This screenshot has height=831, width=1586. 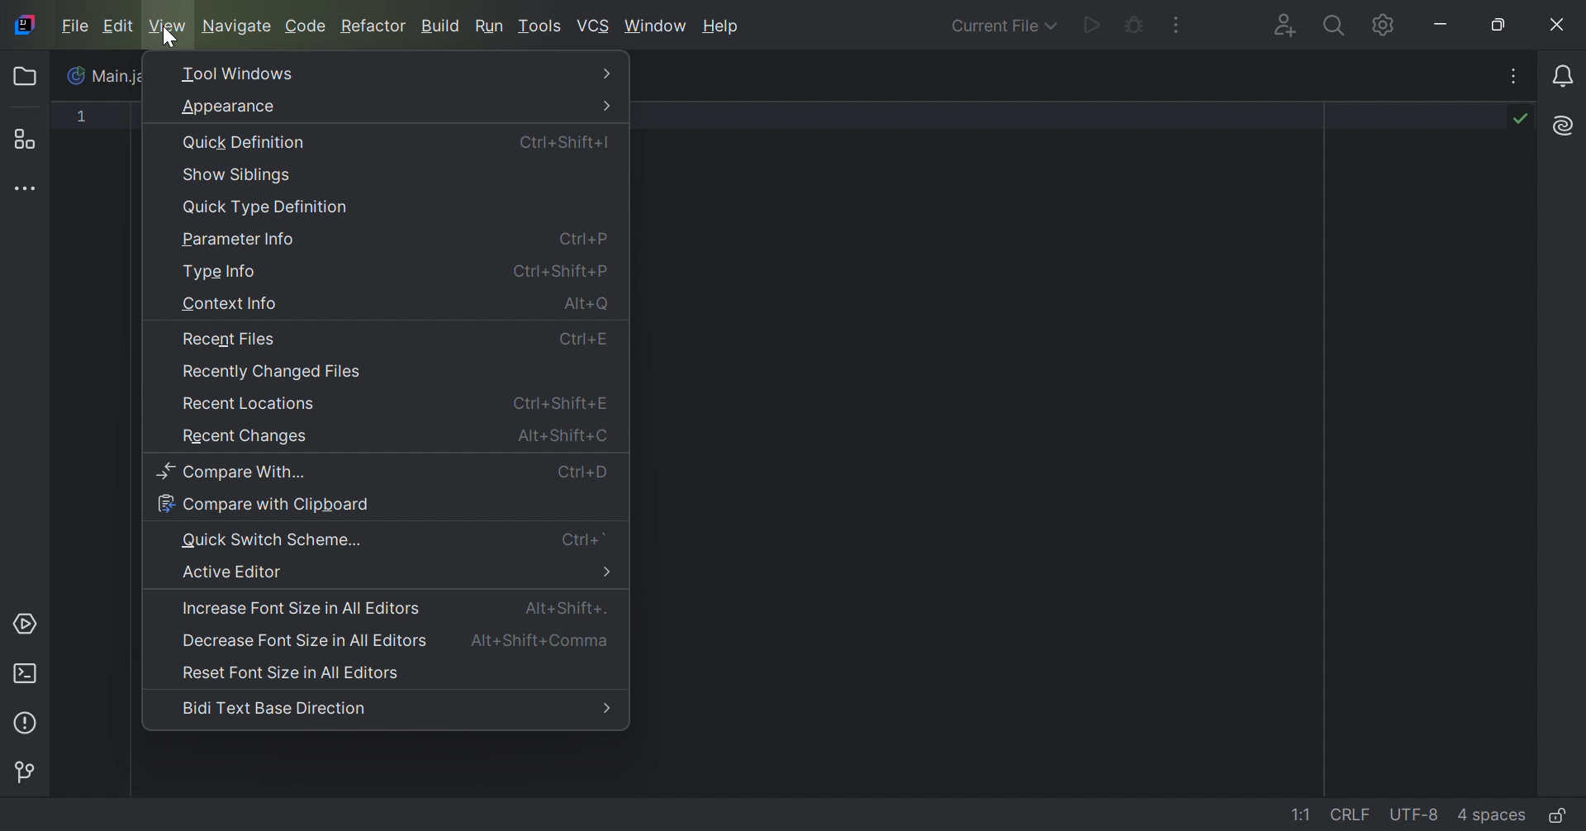 What do you see at coordinates (242, 240) in the screenshot?
I see `Parameter Info` at bounding box center [242, 240].